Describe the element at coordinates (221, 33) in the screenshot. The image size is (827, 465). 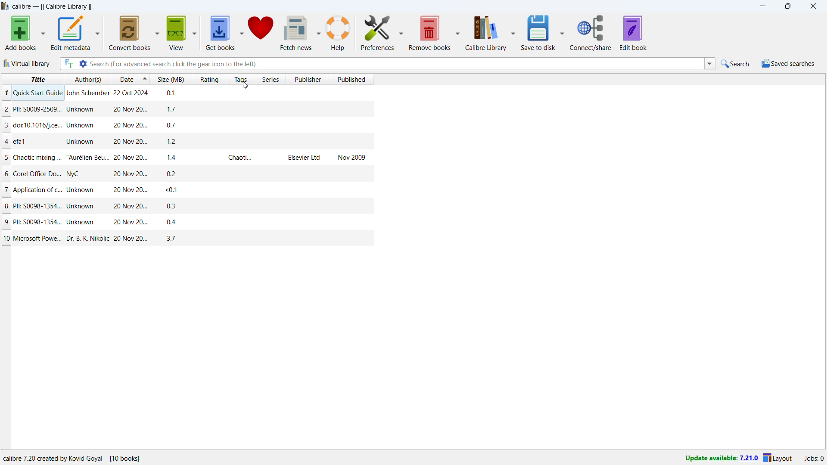
I see `get books` at that location.